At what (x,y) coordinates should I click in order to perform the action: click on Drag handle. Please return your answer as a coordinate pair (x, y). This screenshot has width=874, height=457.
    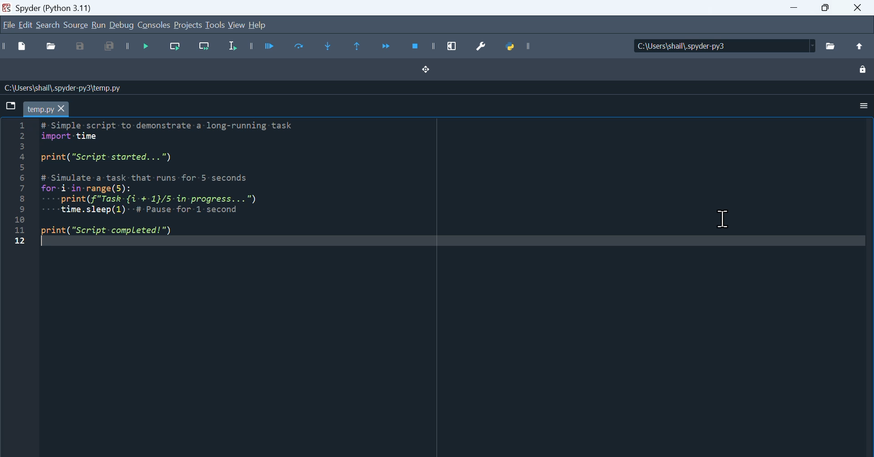
    Looking at the image, I should click on (424, 69).